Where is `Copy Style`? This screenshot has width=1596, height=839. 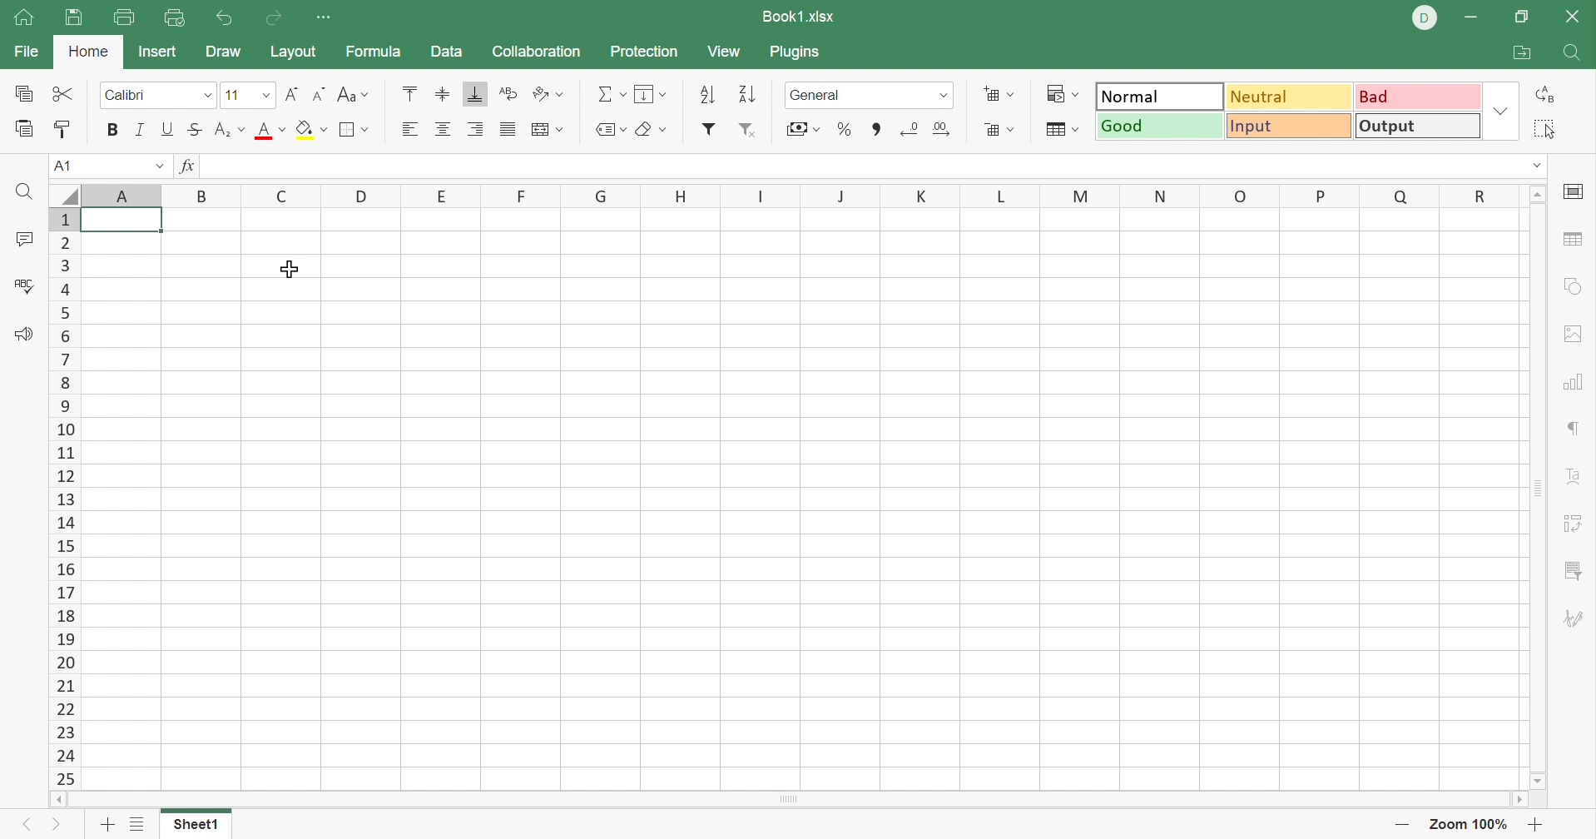
Copy Style is located at coordinates (63, 130).